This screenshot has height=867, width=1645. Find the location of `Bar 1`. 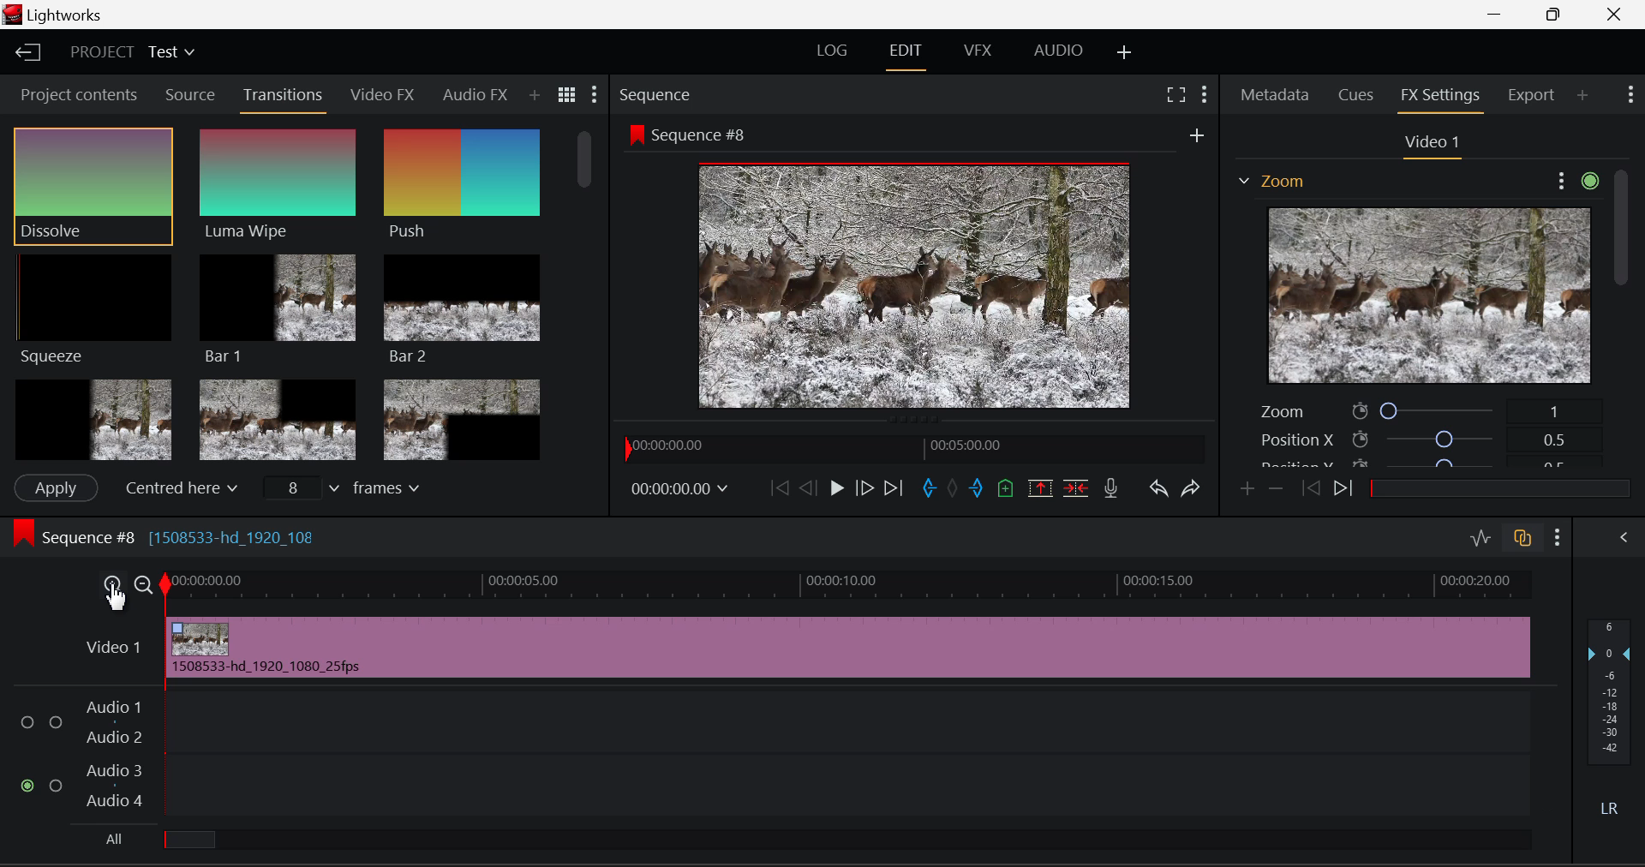

Bar 1 is located at coordinates (278, 308).